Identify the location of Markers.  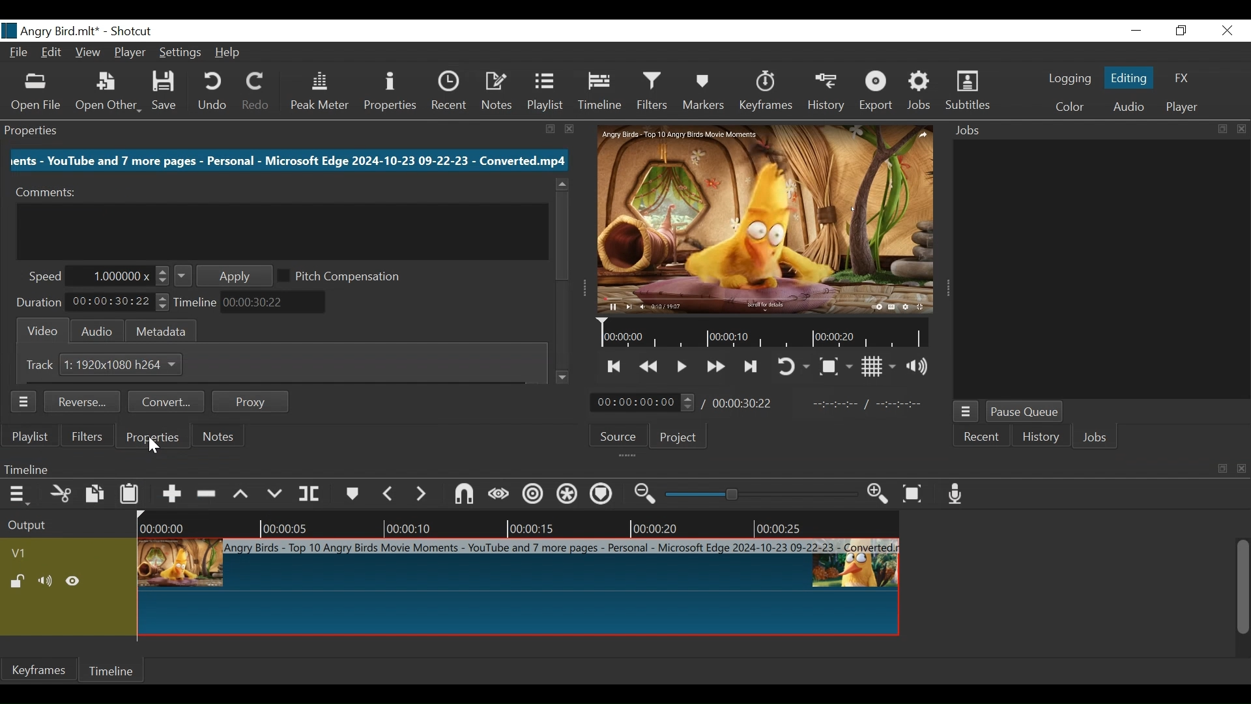
(353, 495).